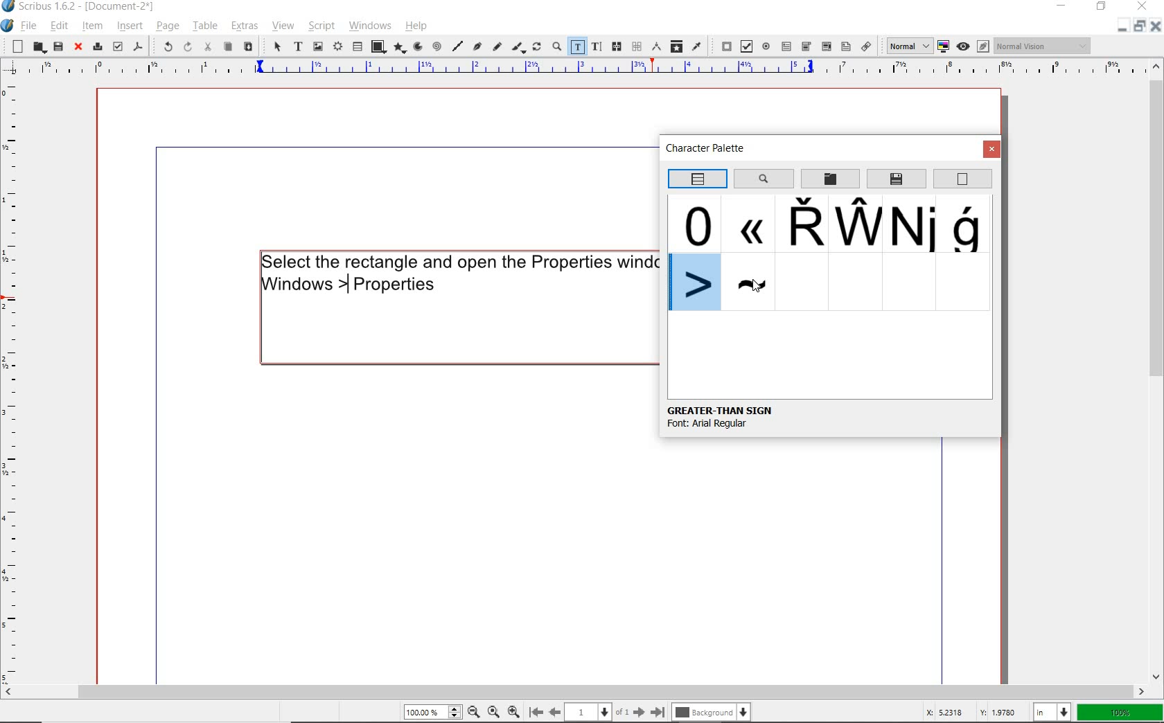 The height and width of the screenshot is (723, 1164). What do you see at coordinates (596, 46) in the screenshot?
I see `edit text with story editor` at bounding box center [596, 46].